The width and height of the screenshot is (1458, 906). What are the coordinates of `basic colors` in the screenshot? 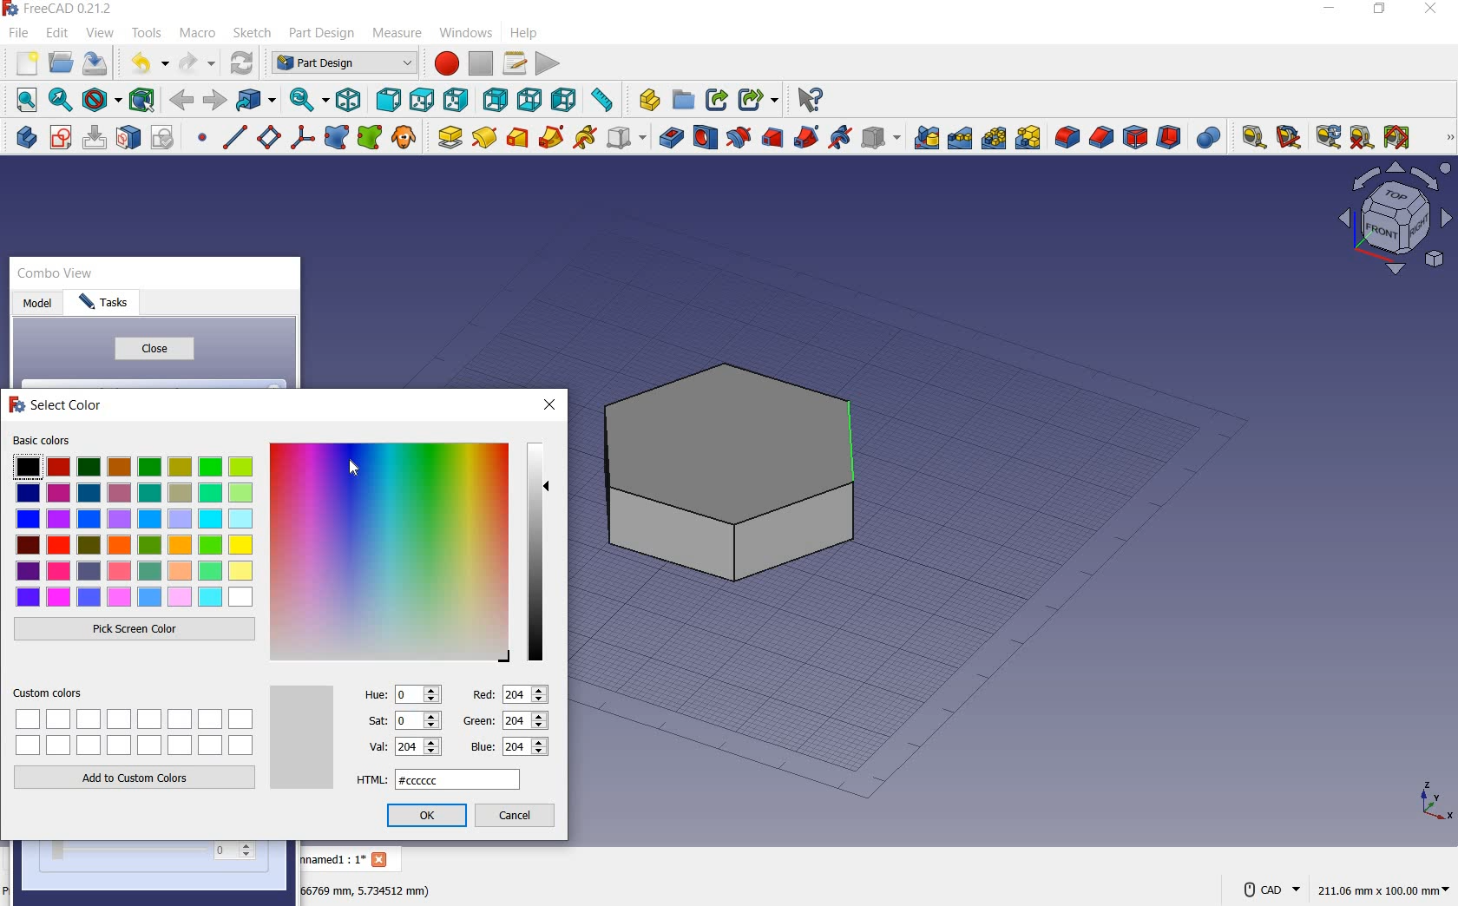 It's located at (132, 522).